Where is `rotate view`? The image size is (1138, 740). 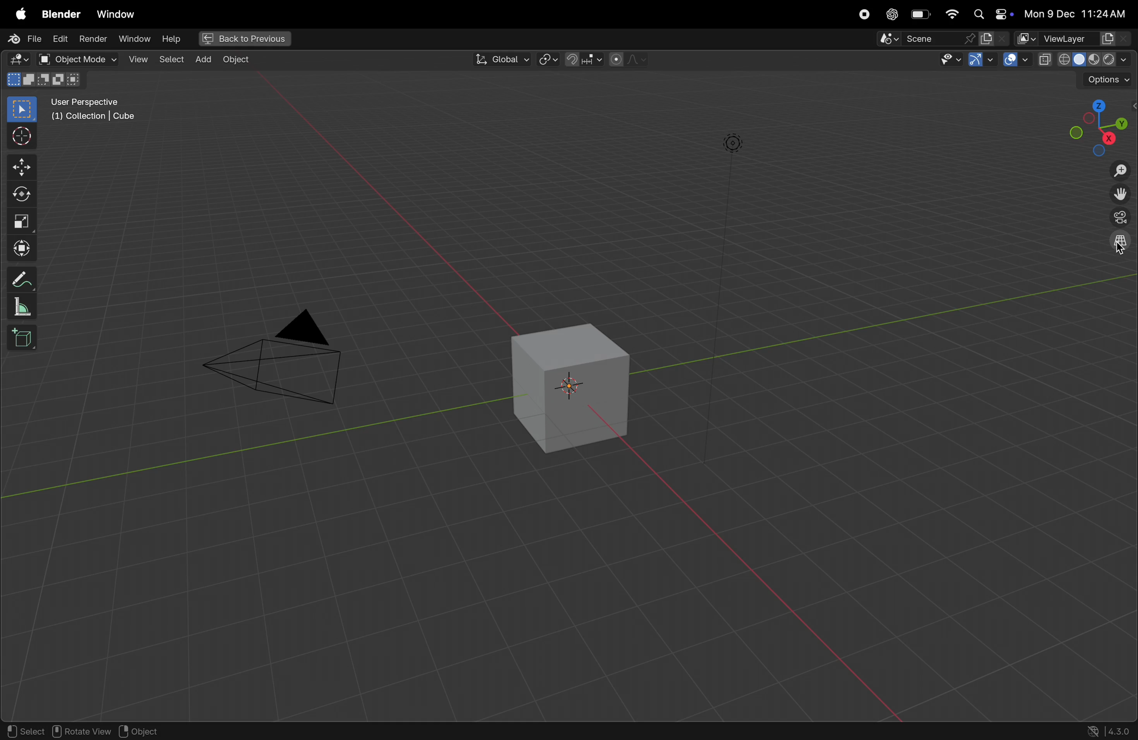 rotate view is located at coordinates (80, 731).